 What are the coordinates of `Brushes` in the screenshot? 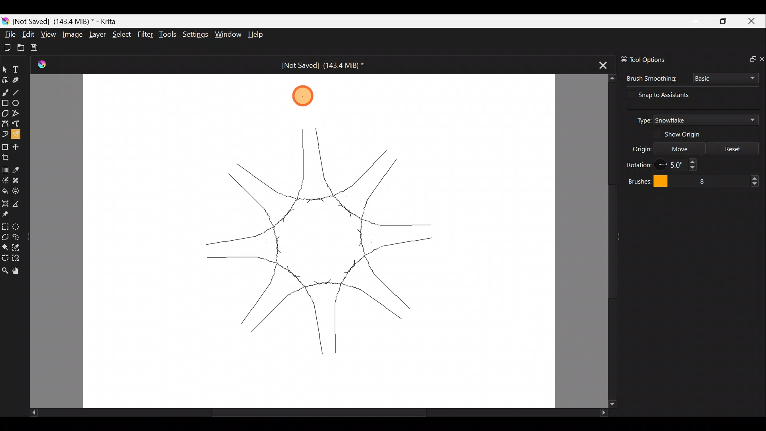 It's located at (646, 180).